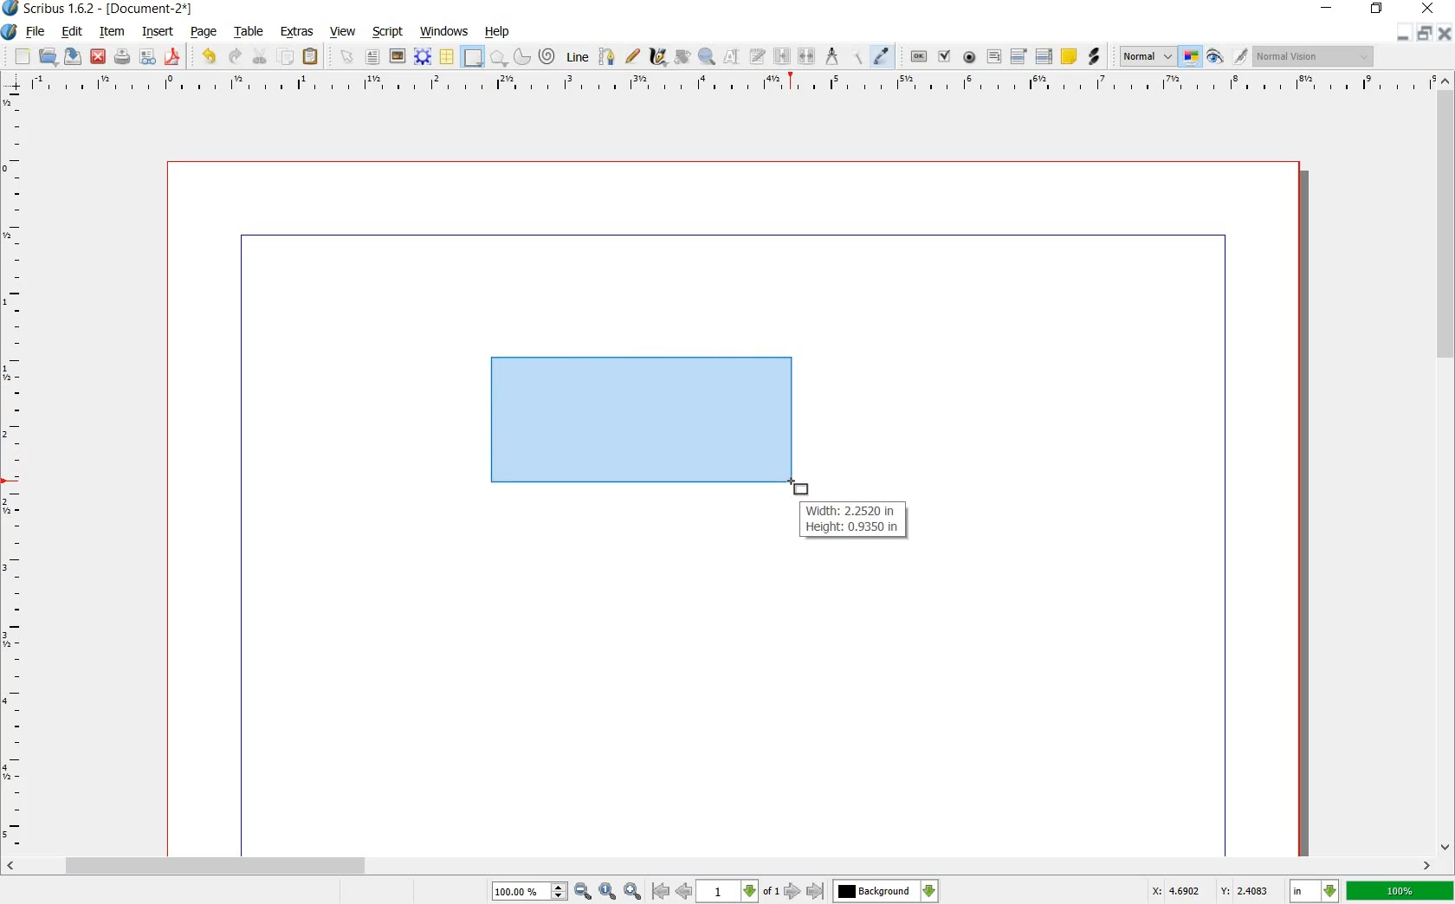 The image size is (1455, 904). I want to click on X: 4.6902 Y: 2.4083, so click(1212, 892).